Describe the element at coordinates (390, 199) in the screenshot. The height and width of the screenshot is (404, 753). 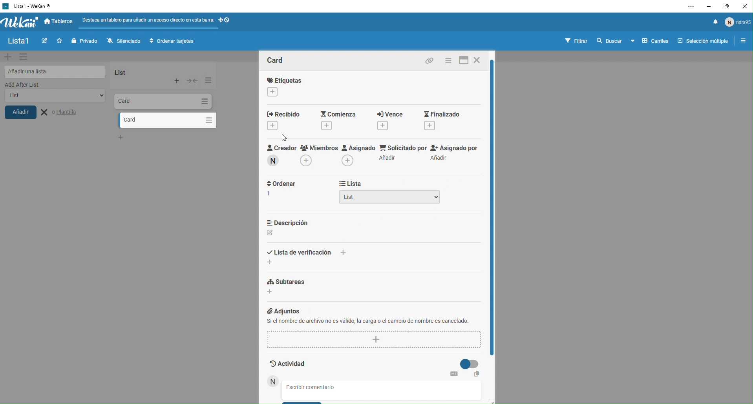
I see `List` at that location.